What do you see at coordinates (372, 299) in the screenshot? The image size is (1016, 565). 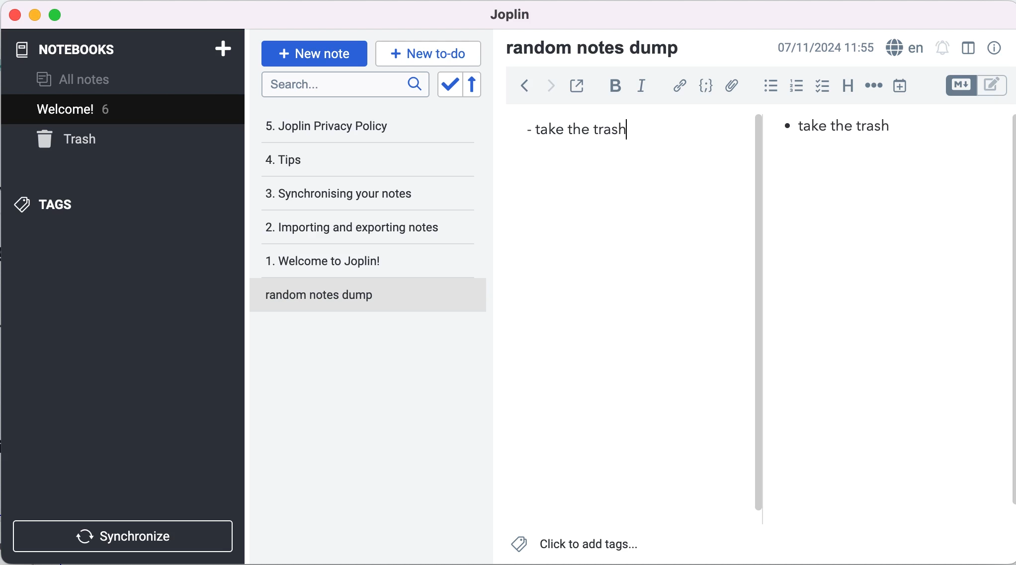 I see `random notes dump` at bounding box center [372, 299].